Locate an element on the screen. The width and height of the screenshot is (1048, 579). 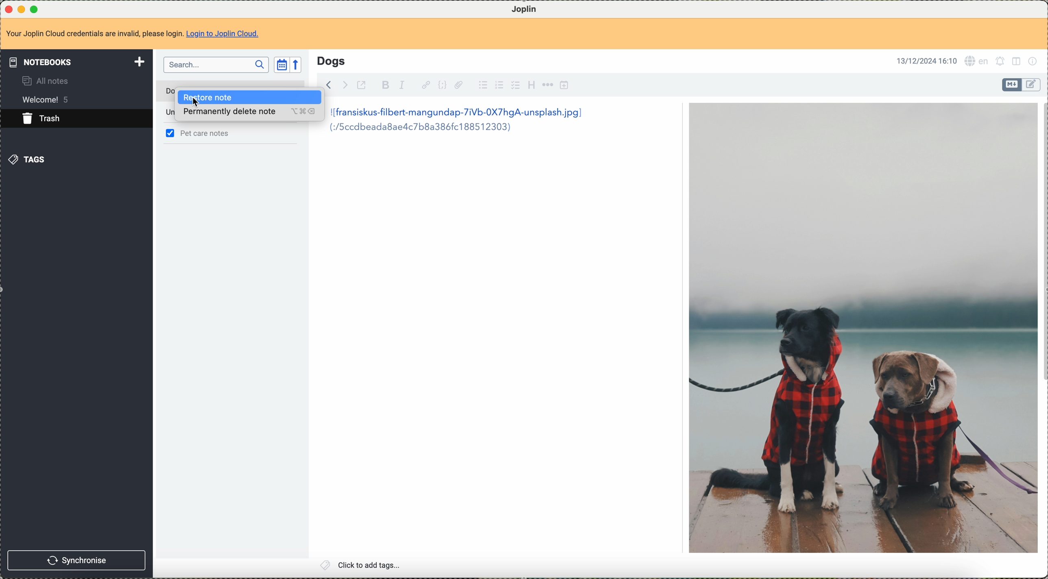
horizontal rule is located at coordinates (548, 86).